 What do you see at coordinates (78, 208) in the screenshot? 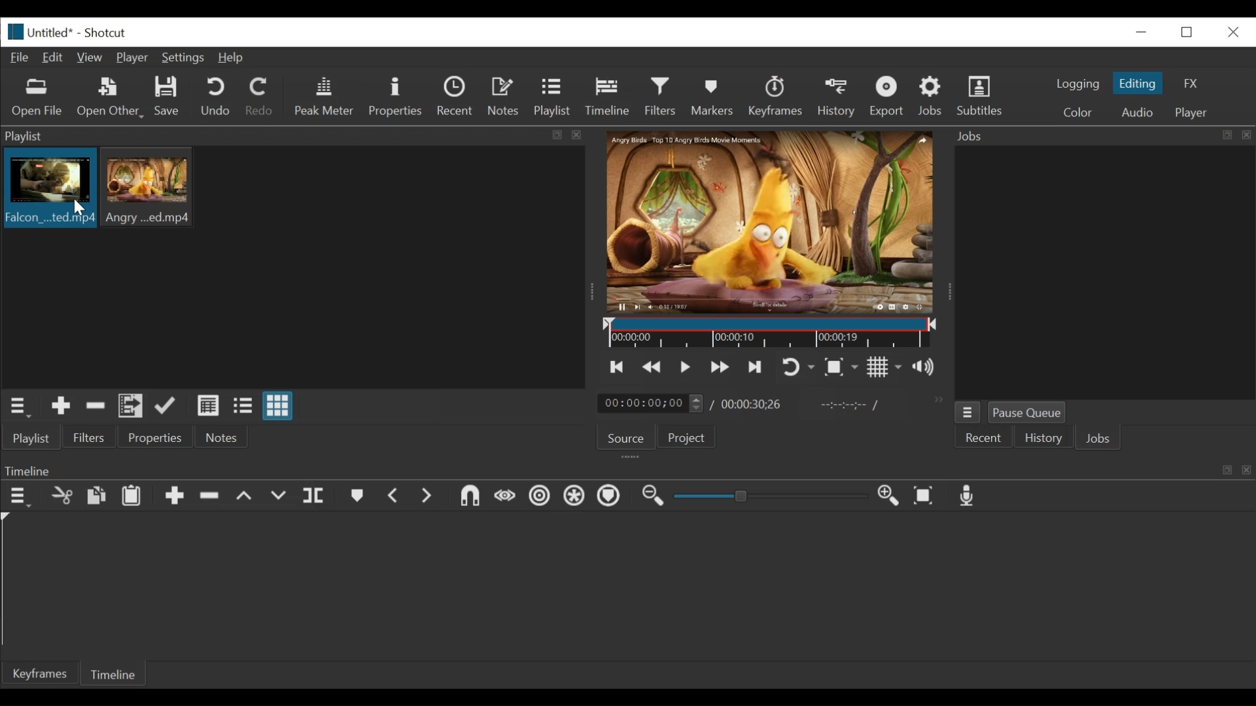
I see `cursor` at bounding box center [78, 208].